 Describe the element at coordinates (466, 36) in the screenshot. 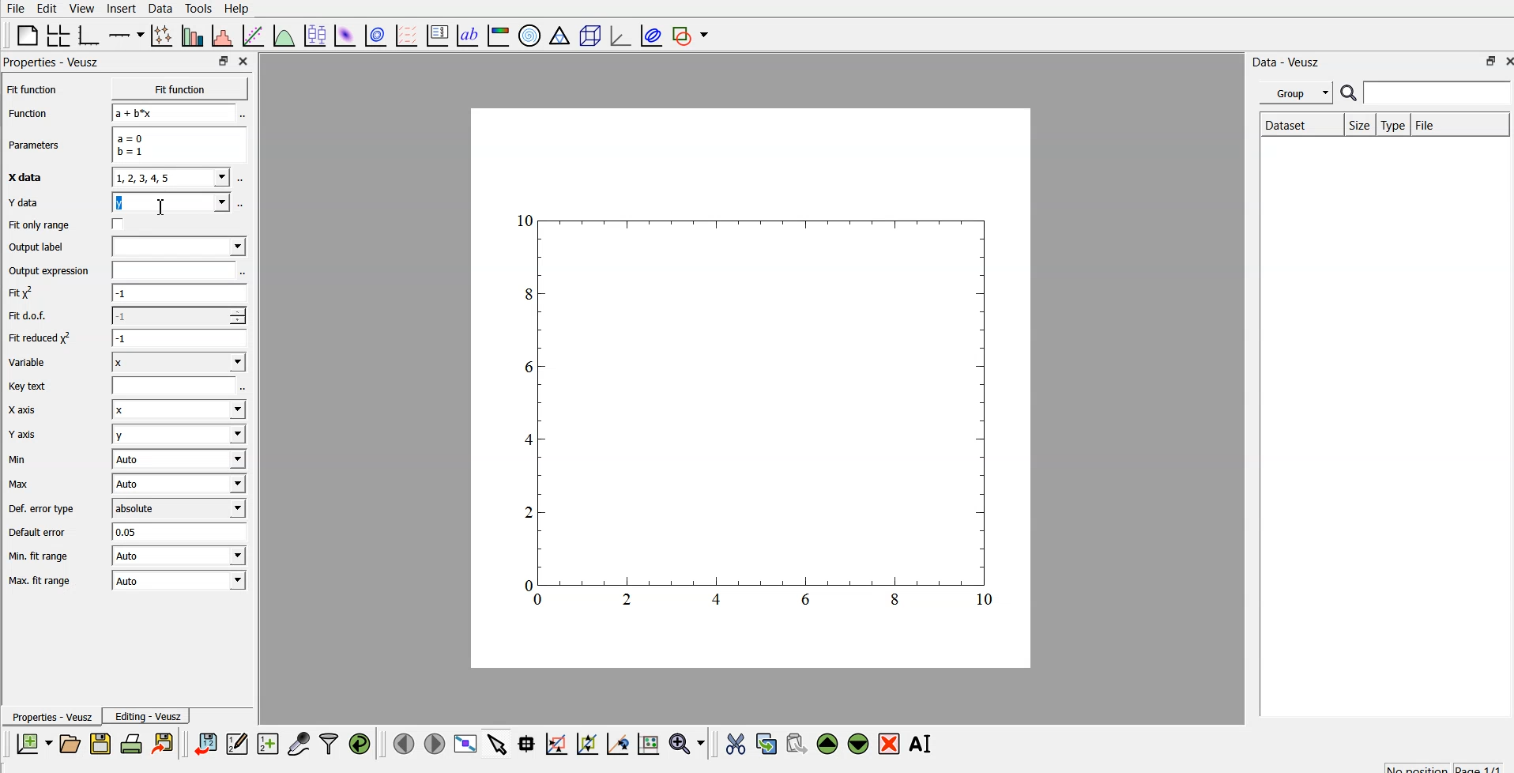

I see `text label` at that location.